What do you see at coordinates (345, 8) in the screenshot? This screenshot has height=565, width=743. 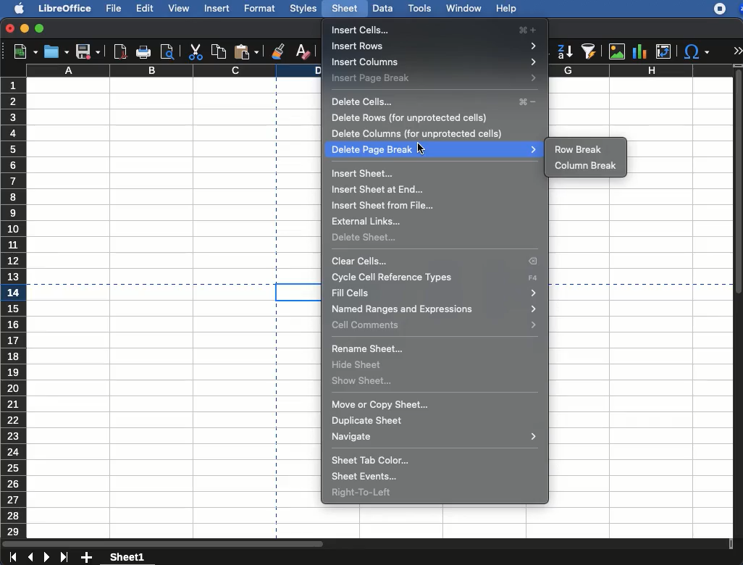 I see `sheet` at bounding box center [345, 8].